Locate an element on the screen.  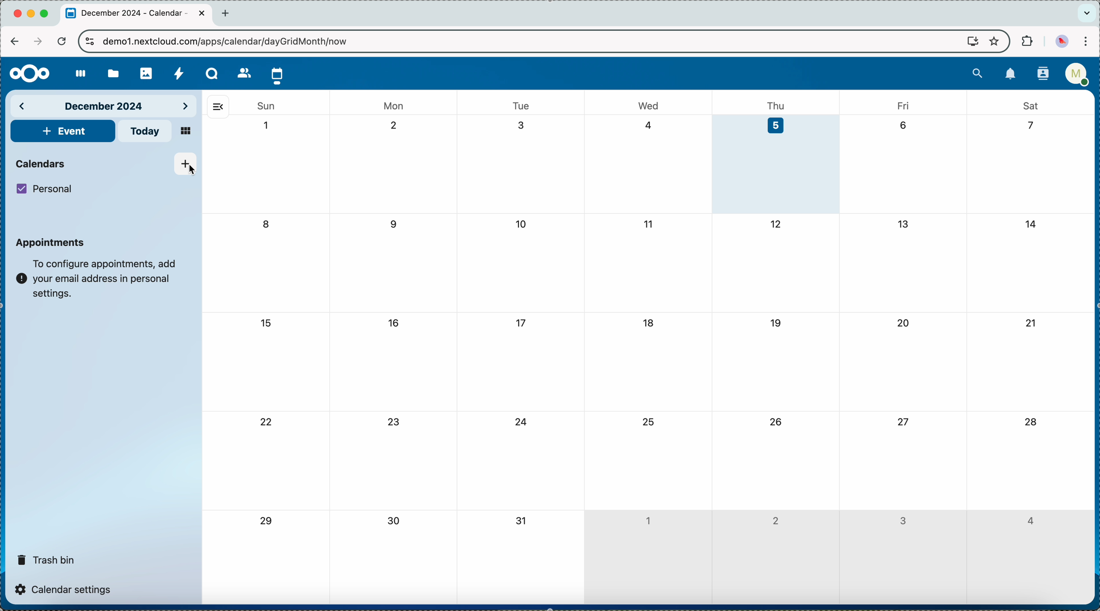
activity is located at coordinates (179, 73).